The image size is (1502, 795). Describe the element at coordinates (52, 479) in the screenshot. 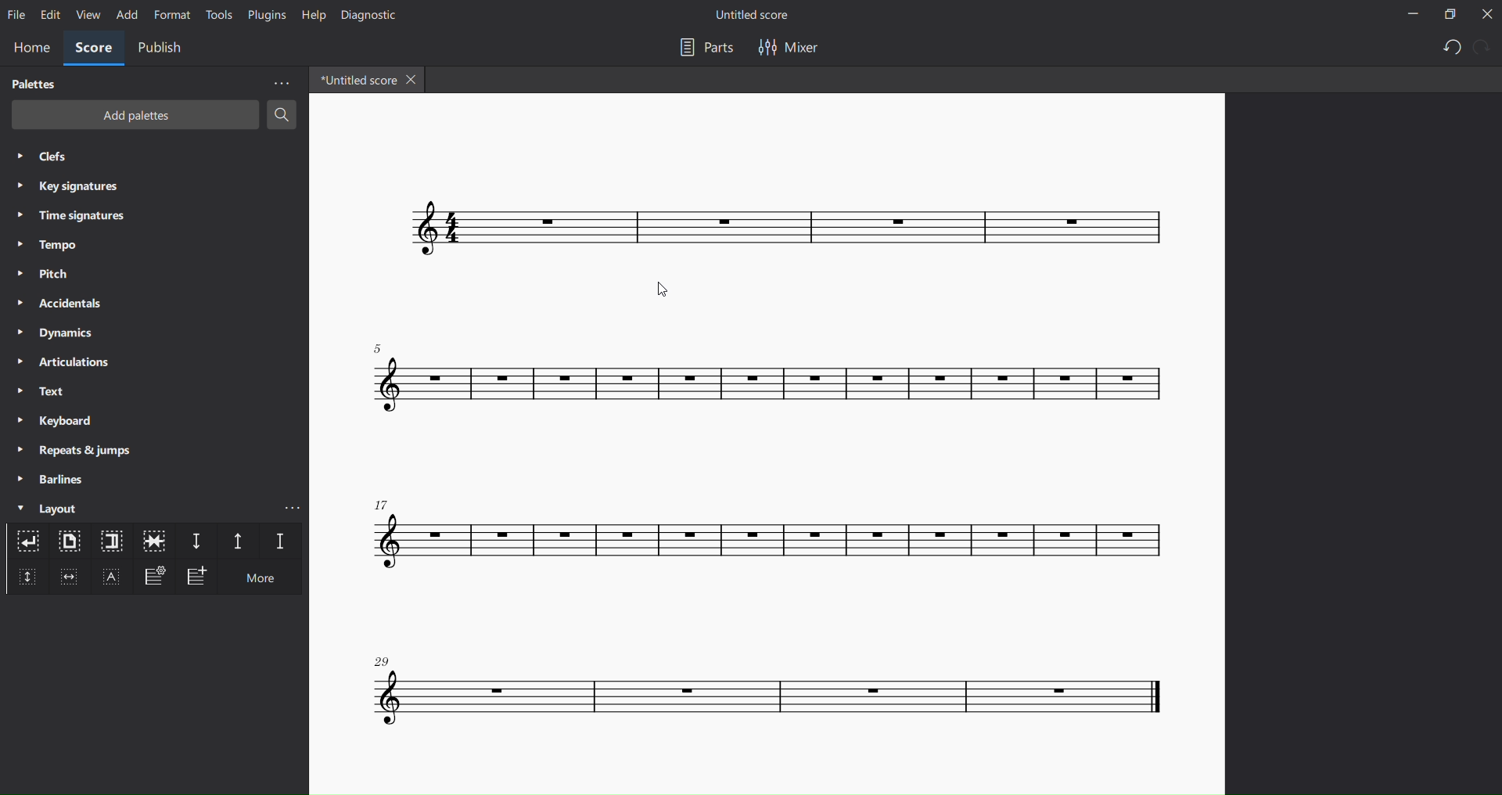

I see `barlines` at that location.